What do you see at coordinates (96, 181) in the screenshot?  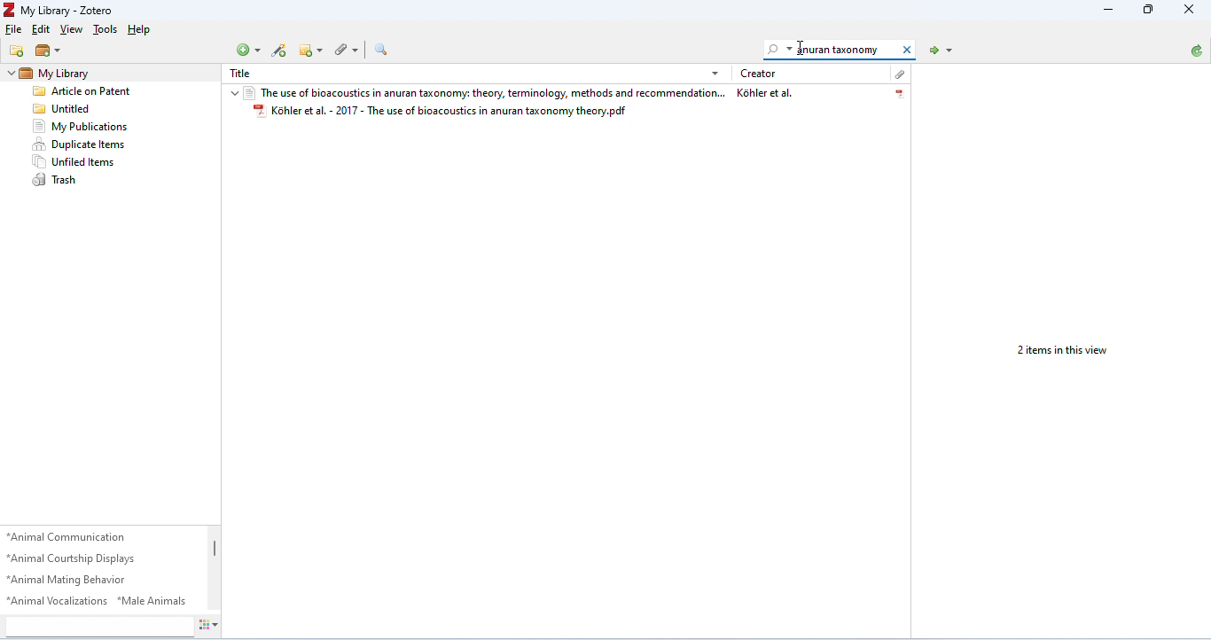 I see `Trash` at bounding box center [96, 181].